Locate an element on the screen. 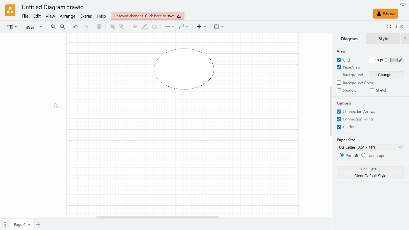 This screenshot has height=230, width=409. Potrait is located at coordinates (348, 155).